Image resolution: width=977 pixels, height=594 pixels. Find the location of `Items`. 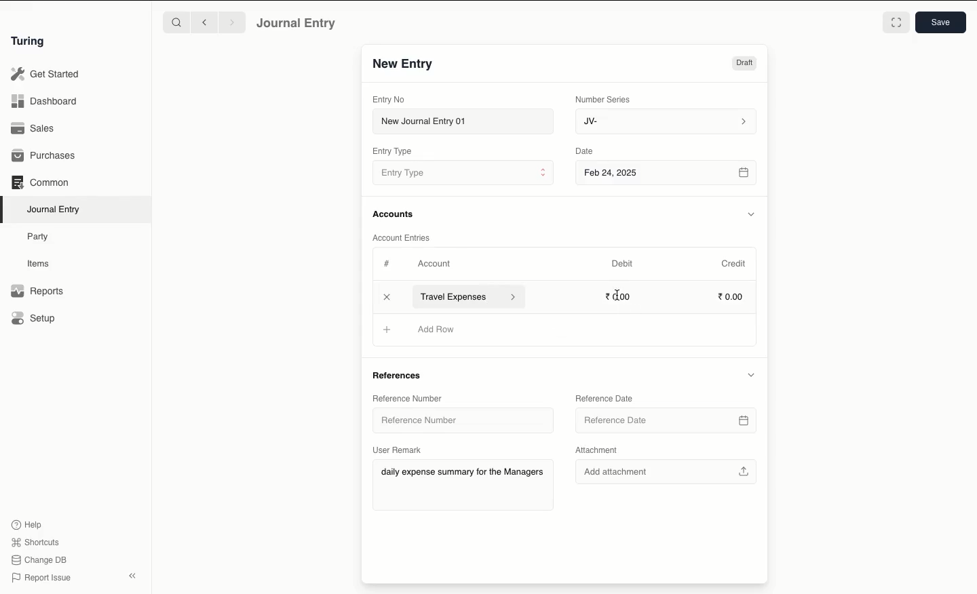

Items is located at coordinates (39, 263).